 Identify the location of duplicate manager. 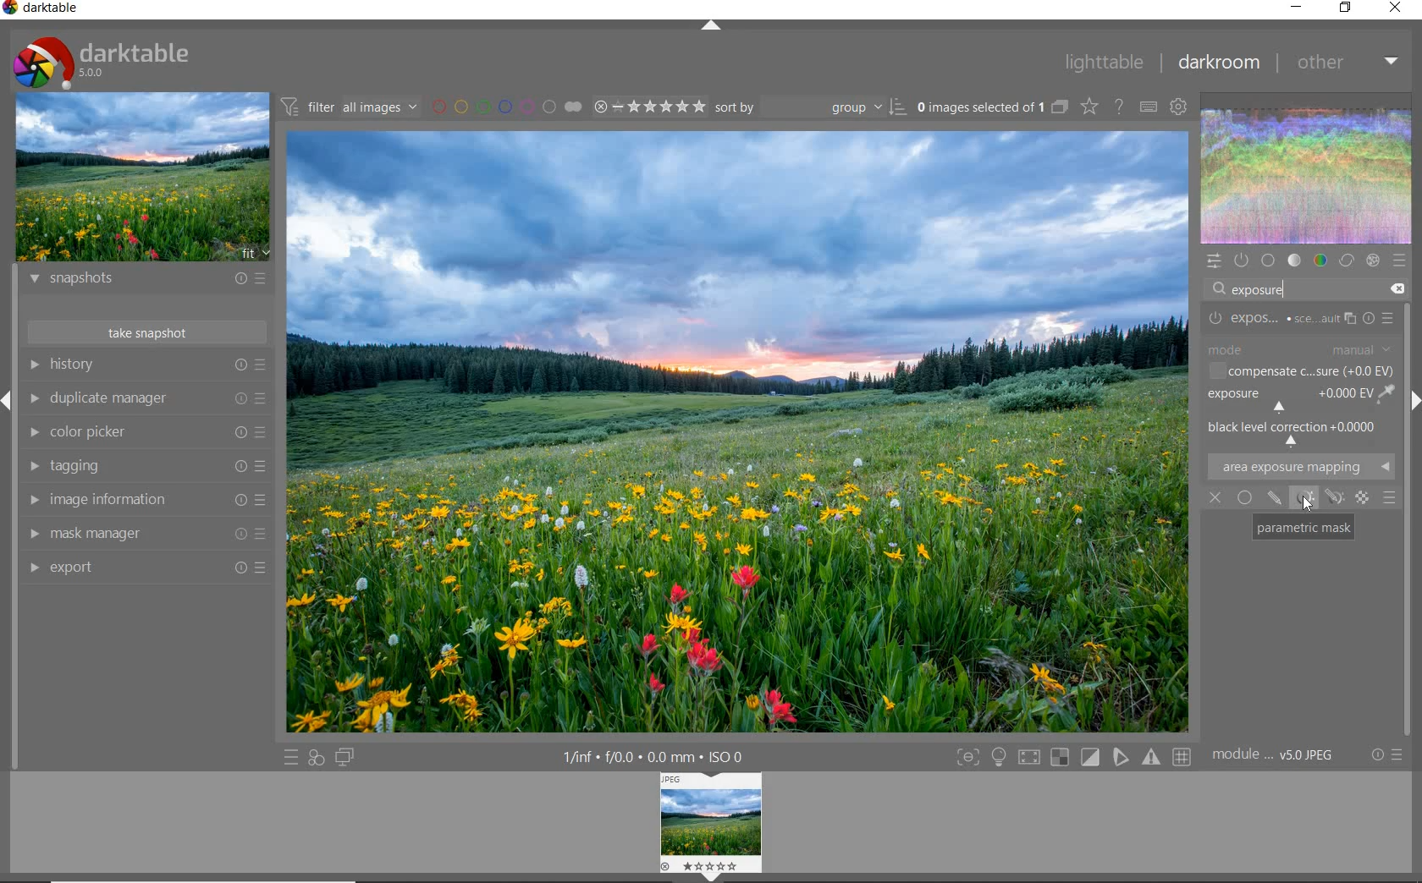
(148, 401).